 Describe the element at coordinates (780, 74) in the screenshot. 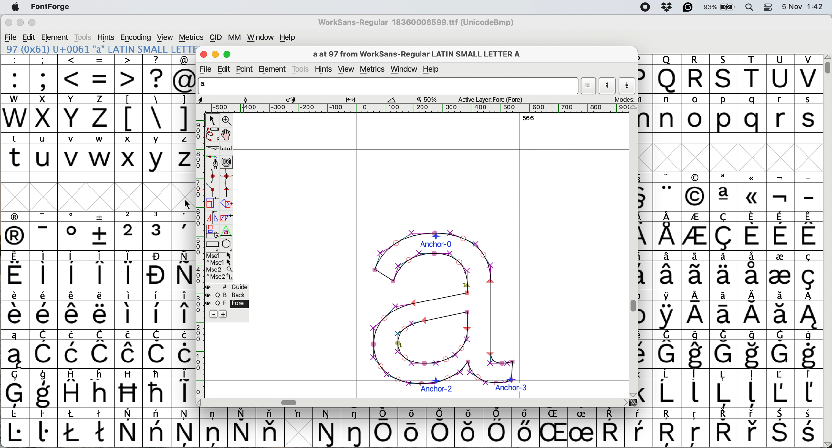

I see `U` at that location.